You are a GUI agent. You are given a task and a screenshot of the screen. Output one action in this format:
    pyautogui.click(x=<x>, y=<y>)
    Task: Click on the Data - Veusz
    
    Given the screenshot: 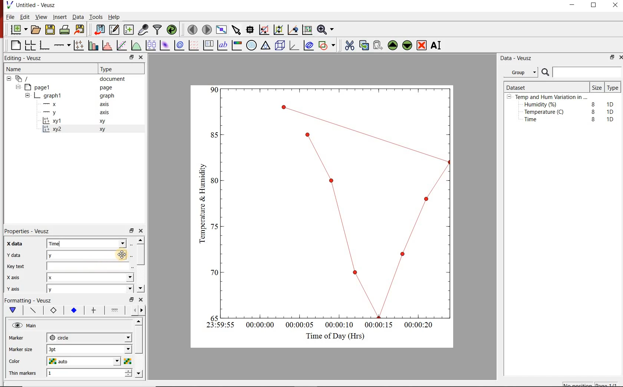 What is the action you would take?
    pyautogui.click(x=518, y=58)
    